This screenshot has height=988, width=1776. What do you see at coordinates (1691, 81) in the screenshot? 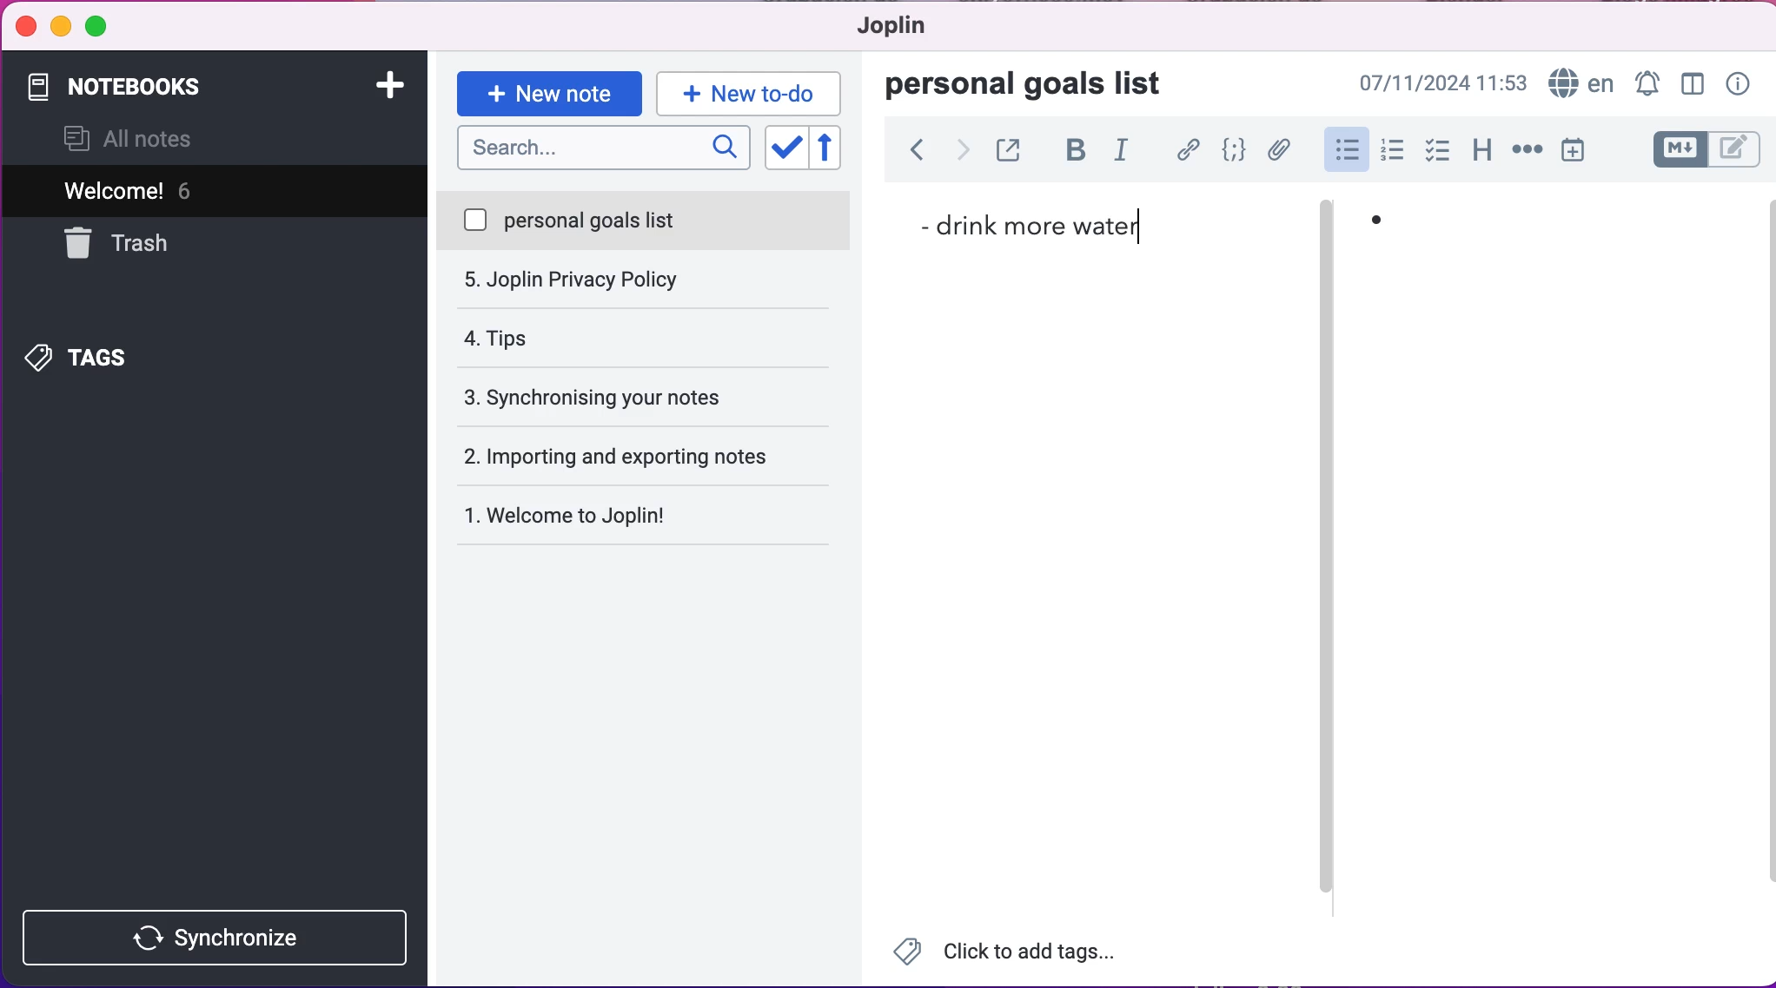
I see `toggle editor layour` at bounding box center [1691, 81].